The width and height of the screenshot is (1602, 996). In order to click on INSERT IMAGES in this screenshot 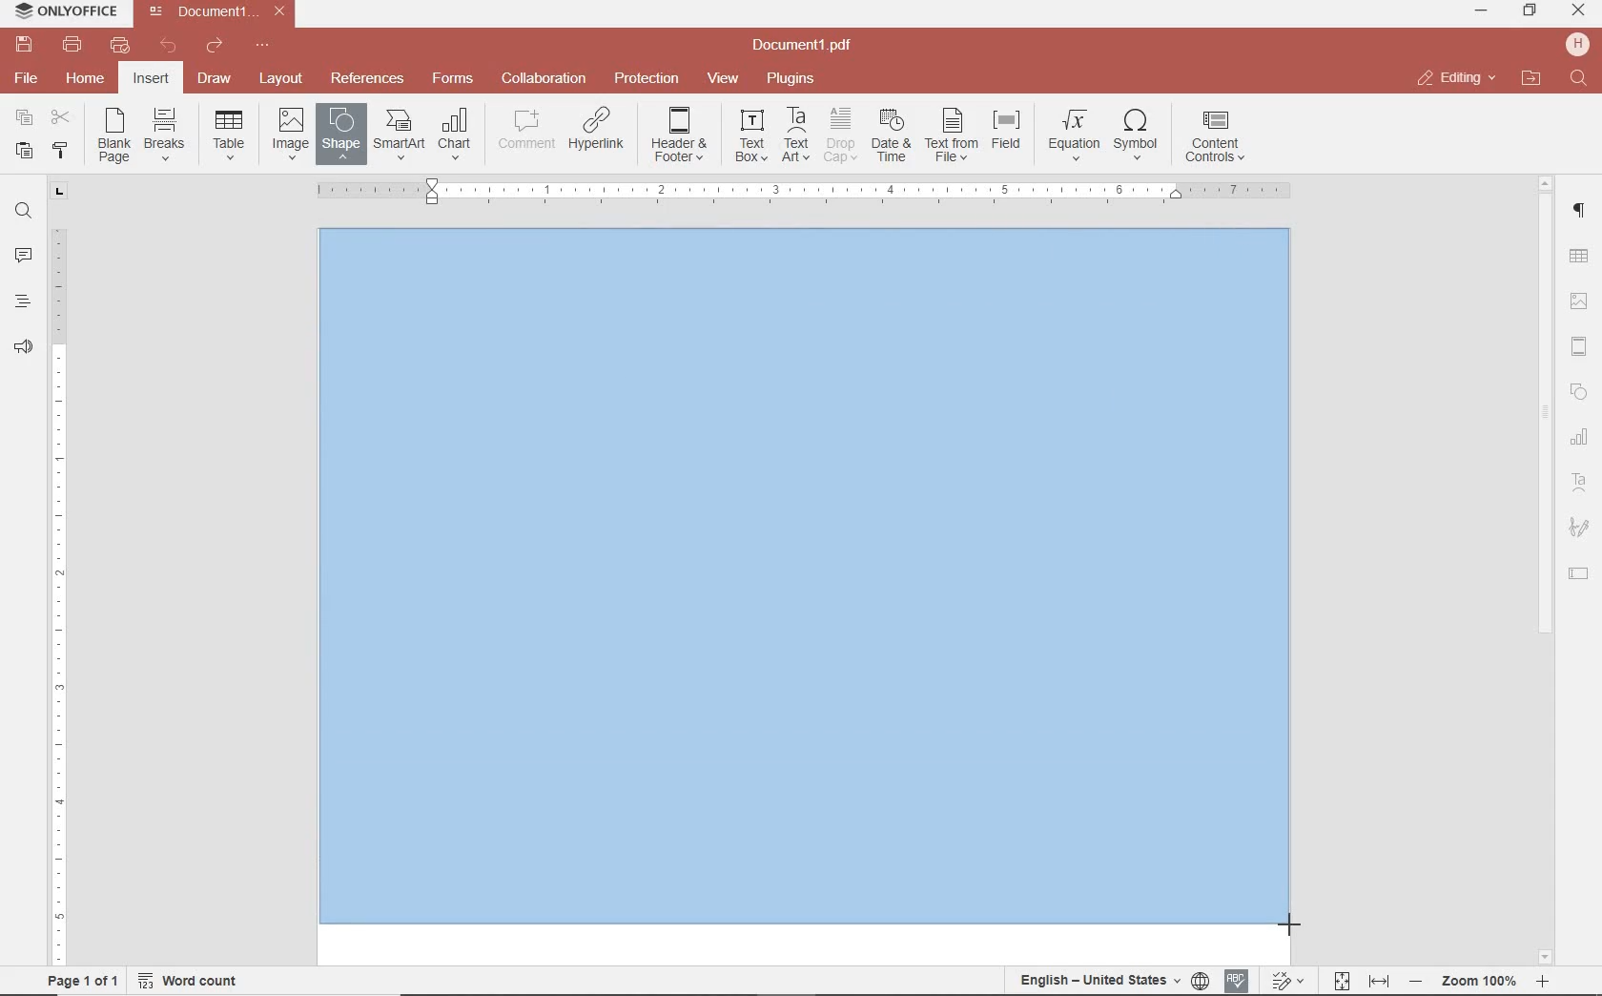, I will do `click(291, 133)`.